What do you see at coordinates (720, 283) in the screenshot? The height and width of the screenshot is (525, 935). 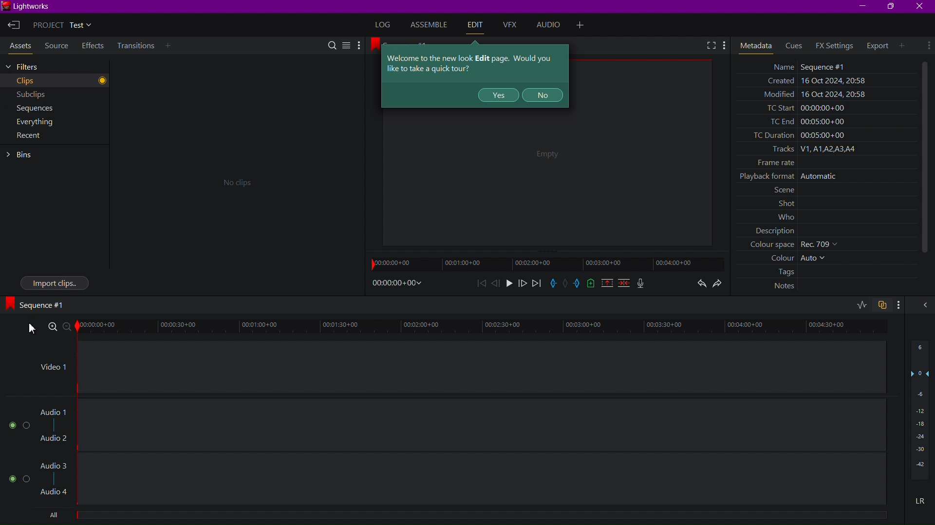 I see `Redo` at bounding box center [720, 283].